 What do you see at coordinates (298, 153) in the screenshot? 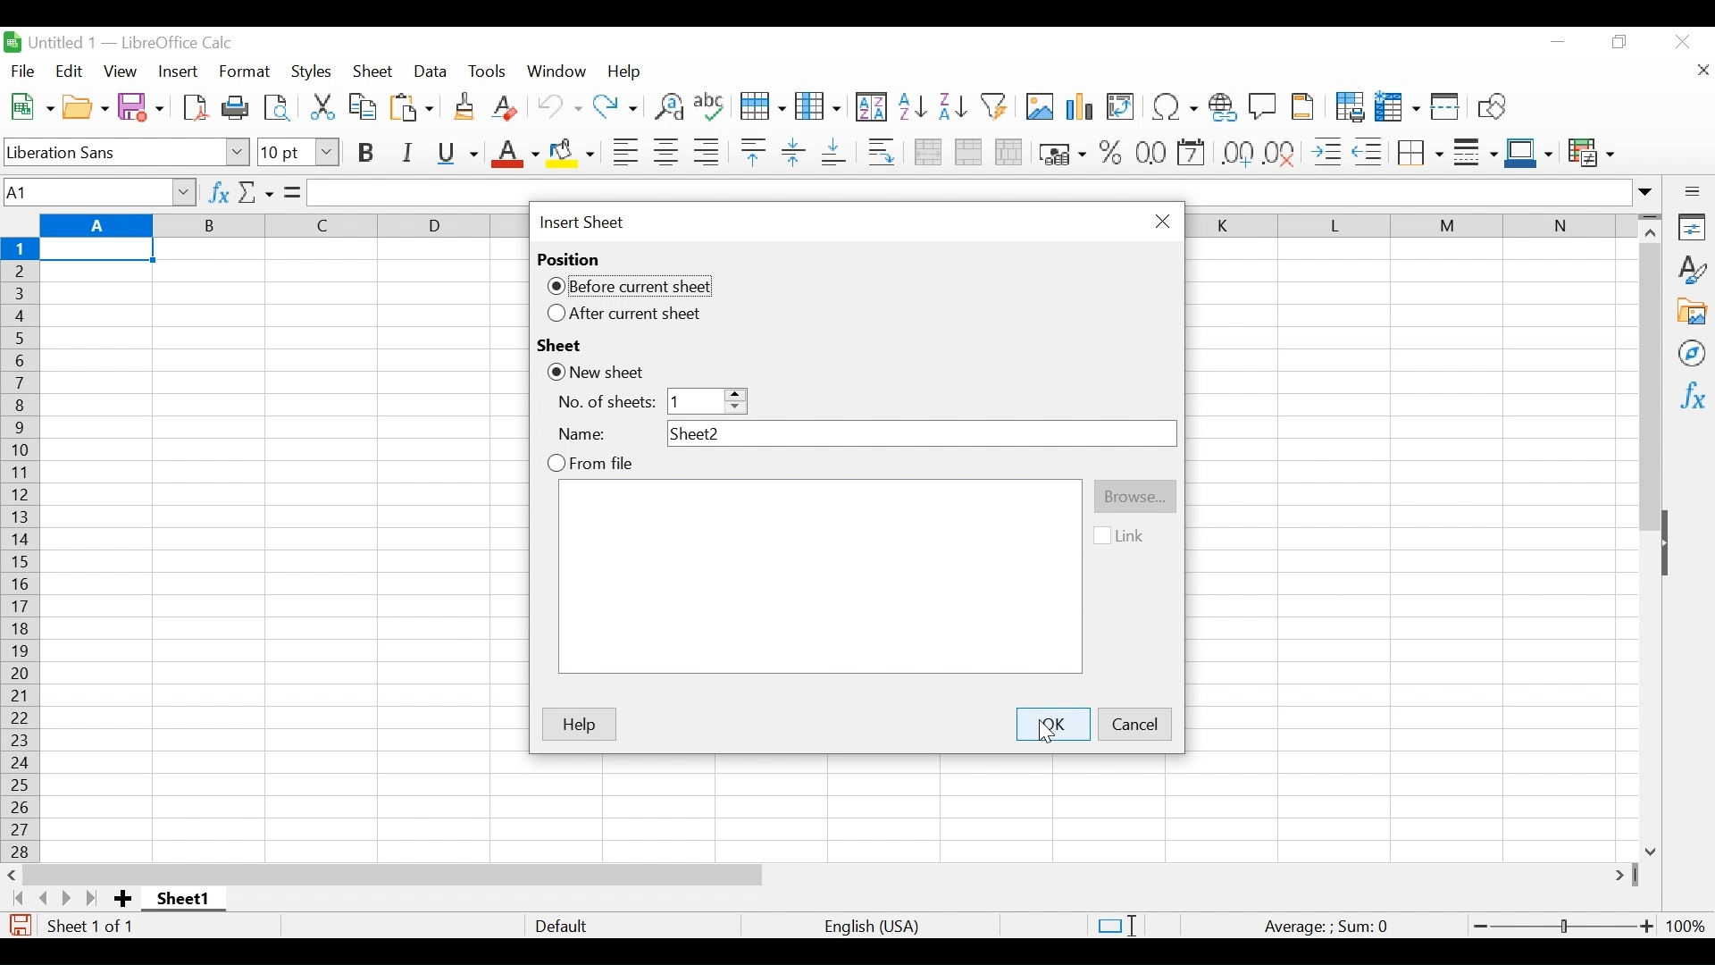
I see `Font Size` at bounding box center [298, 153].